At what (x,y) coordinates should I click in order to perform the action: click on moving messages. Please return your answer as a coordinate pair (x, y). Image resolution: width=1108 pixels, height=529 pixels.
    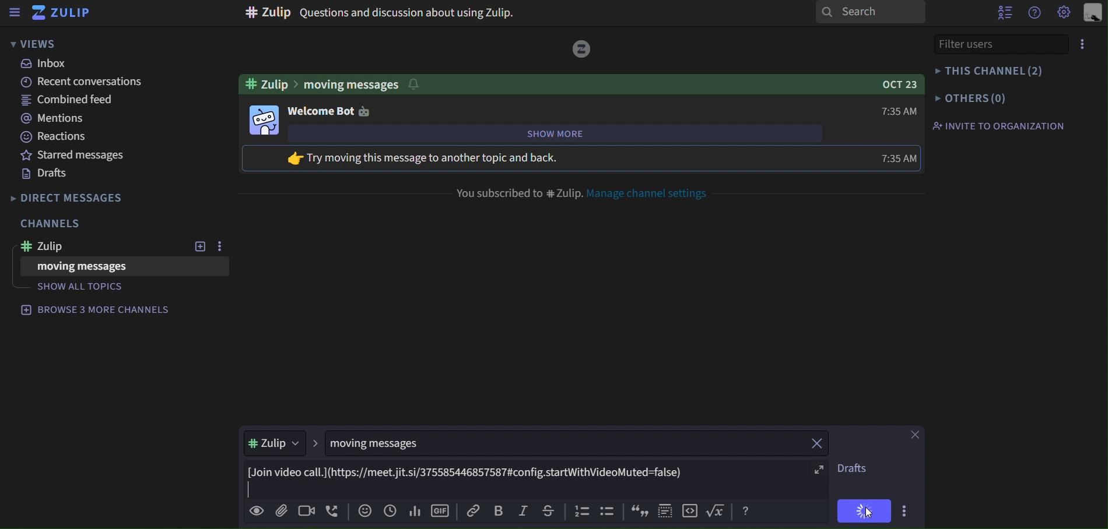
    Looking at the image, I should click on (393, 445).